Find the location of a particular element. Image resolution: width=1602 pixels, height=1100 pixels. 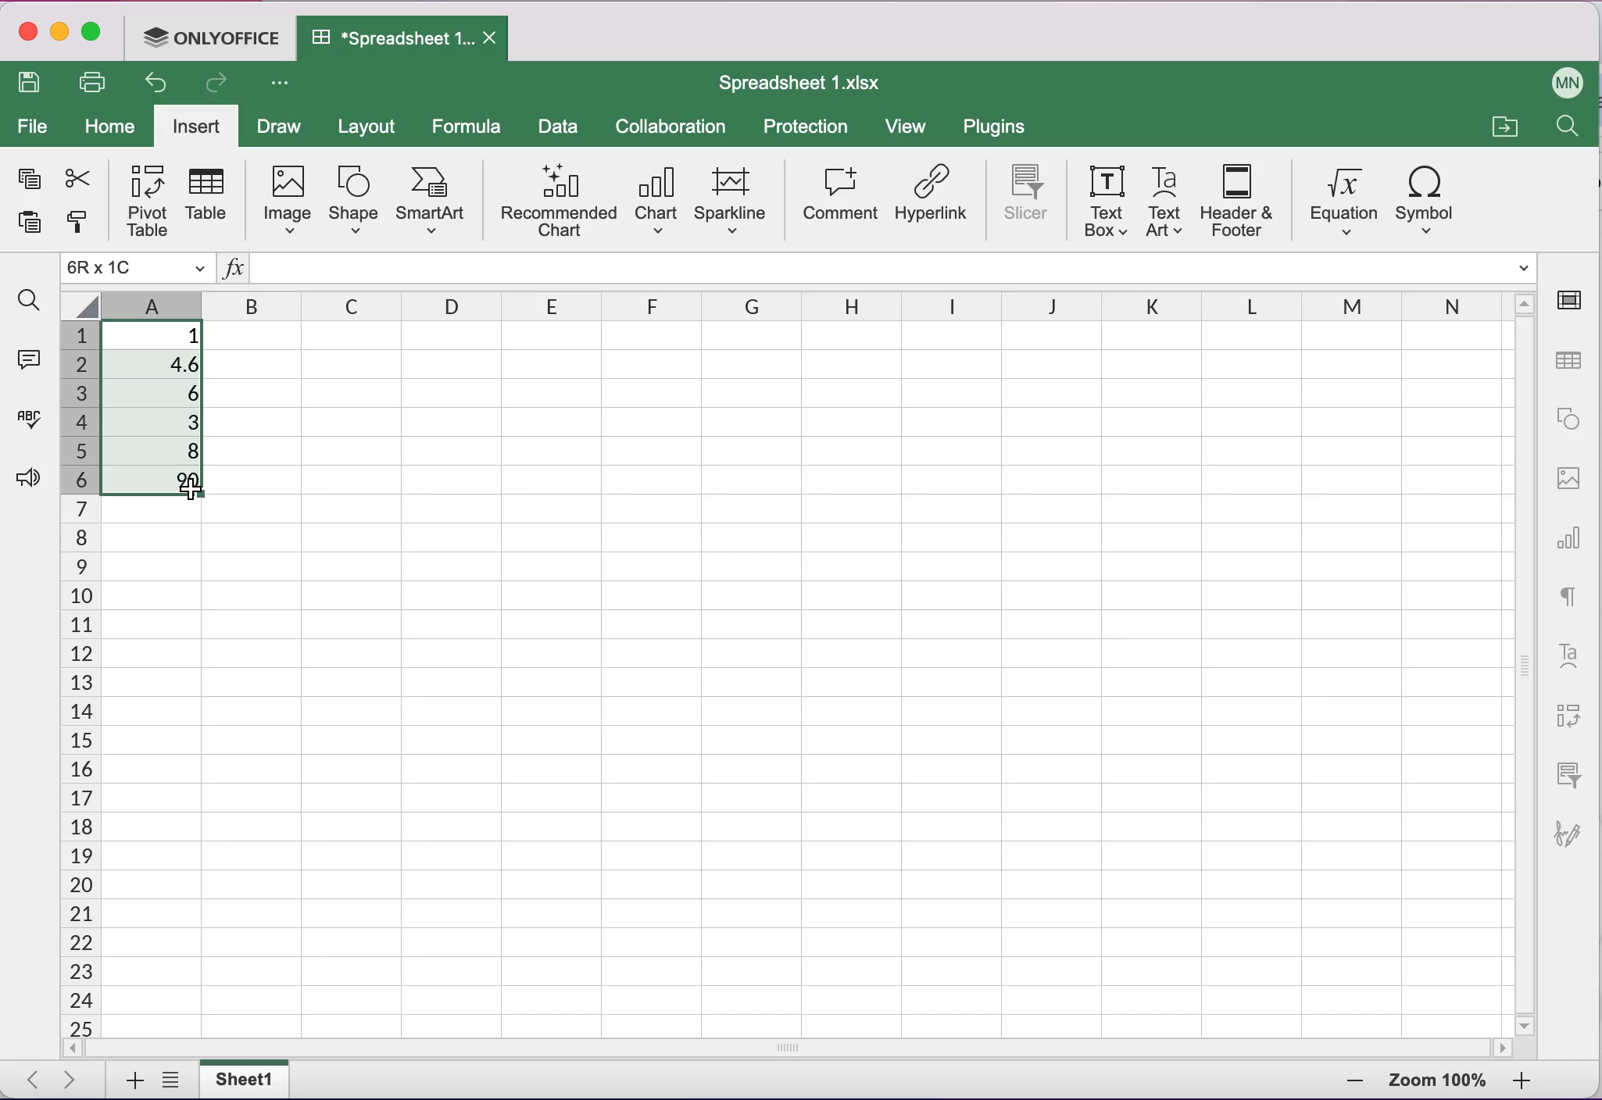

spell checking is located at coordinates (27, 420).